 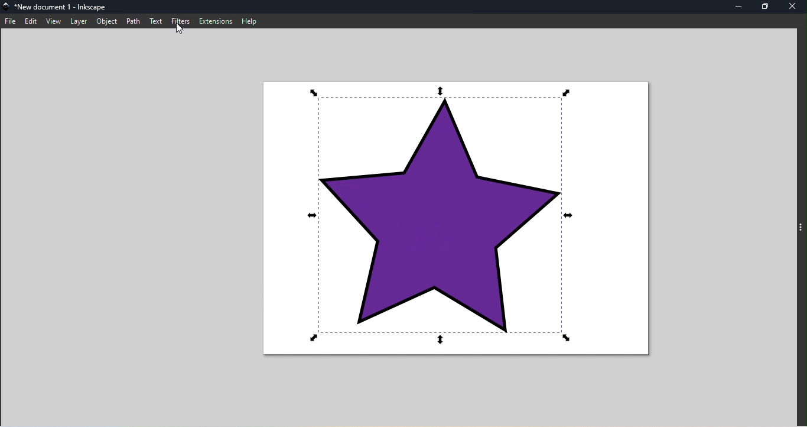 What do you see at coordinates (251, 22) in the screenshot?
I see `Help` at bounding box center [251, 22].